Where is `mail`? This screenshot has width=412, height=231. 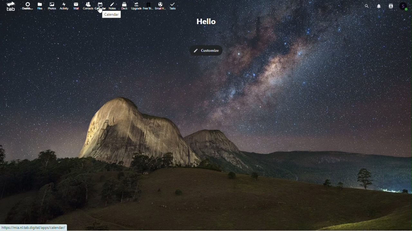 mail is located at coordinates (75, 6).